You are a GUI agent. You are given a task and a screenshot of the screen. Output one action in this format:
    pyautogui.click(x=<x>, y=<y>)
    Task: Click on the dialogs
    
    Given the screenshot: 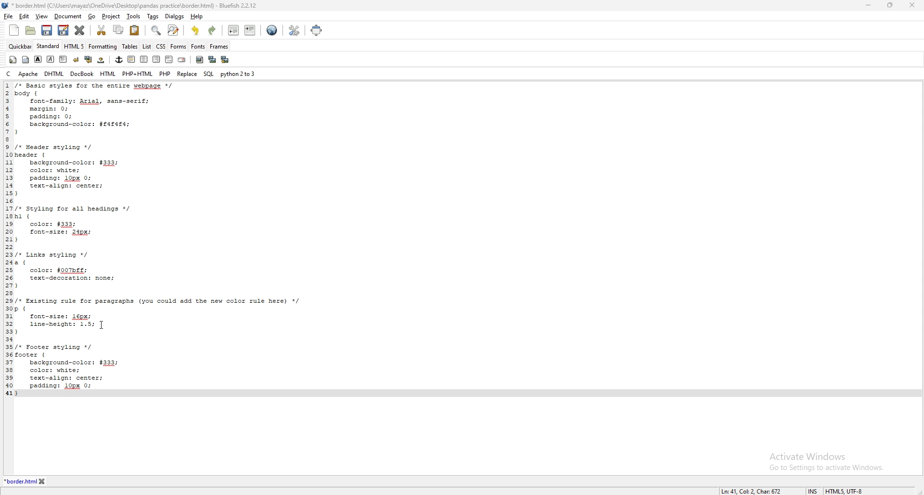 What is the action you would take?
    pyautogui.click(x=174, y=16)
    